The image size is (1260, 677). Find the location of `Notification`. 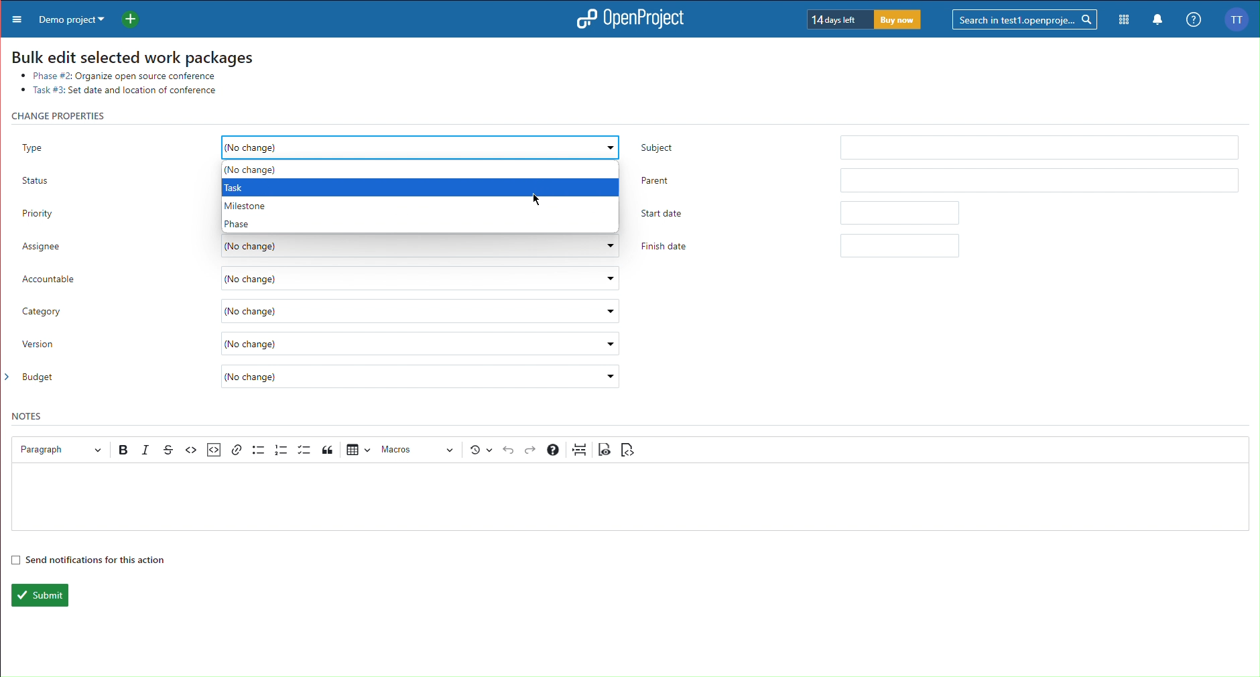

Notification is located at coordinates (1158, 21).